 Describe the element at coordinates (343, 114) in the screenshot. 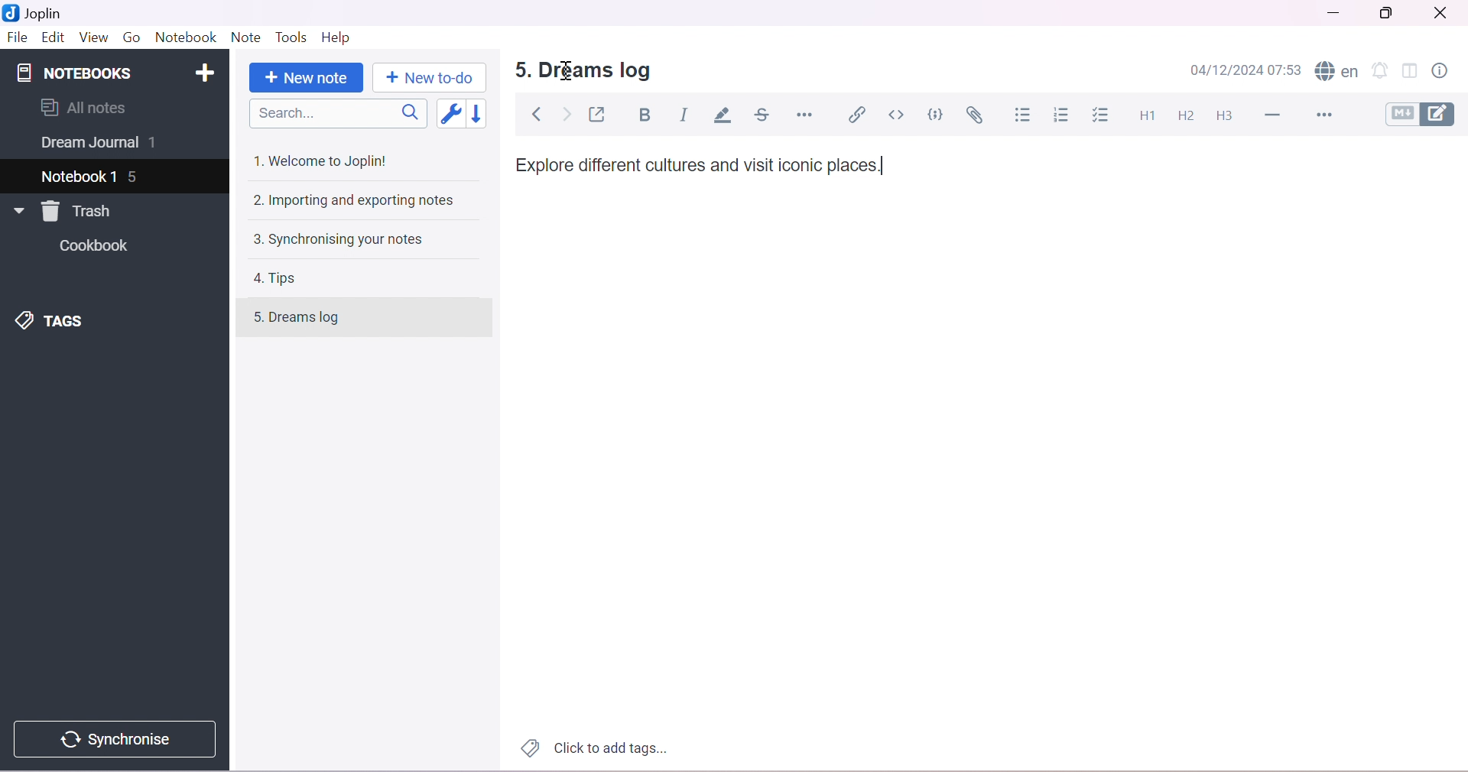

I see `Search` at that location.